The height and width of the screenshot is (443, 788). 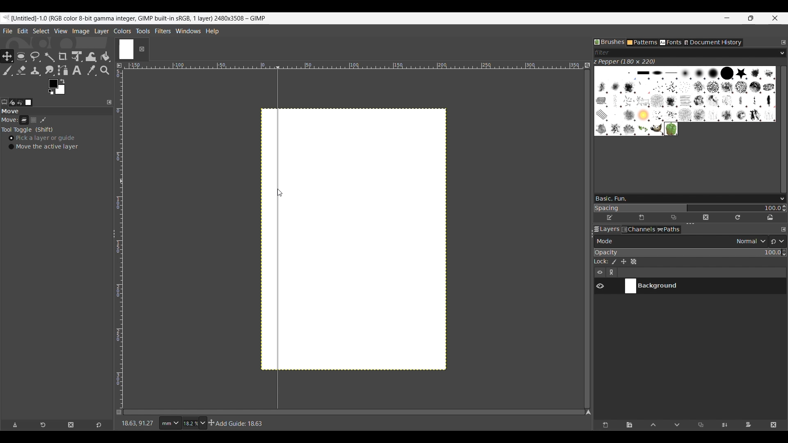 I want to click on Select menu, so click(x=41, y=31).